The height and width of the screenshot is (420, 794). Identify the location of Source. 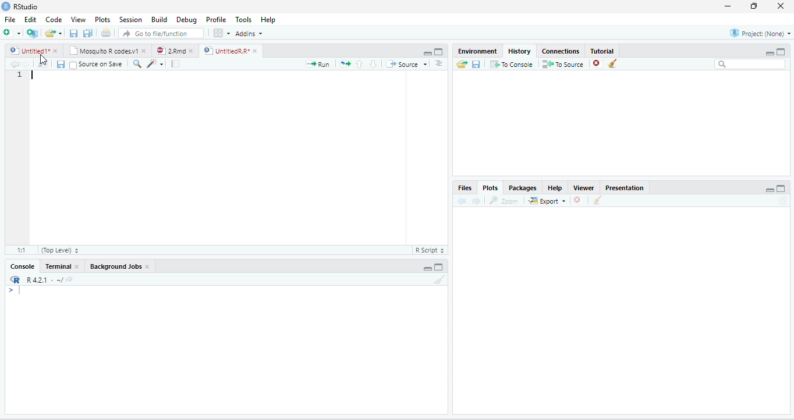
(406, 64).